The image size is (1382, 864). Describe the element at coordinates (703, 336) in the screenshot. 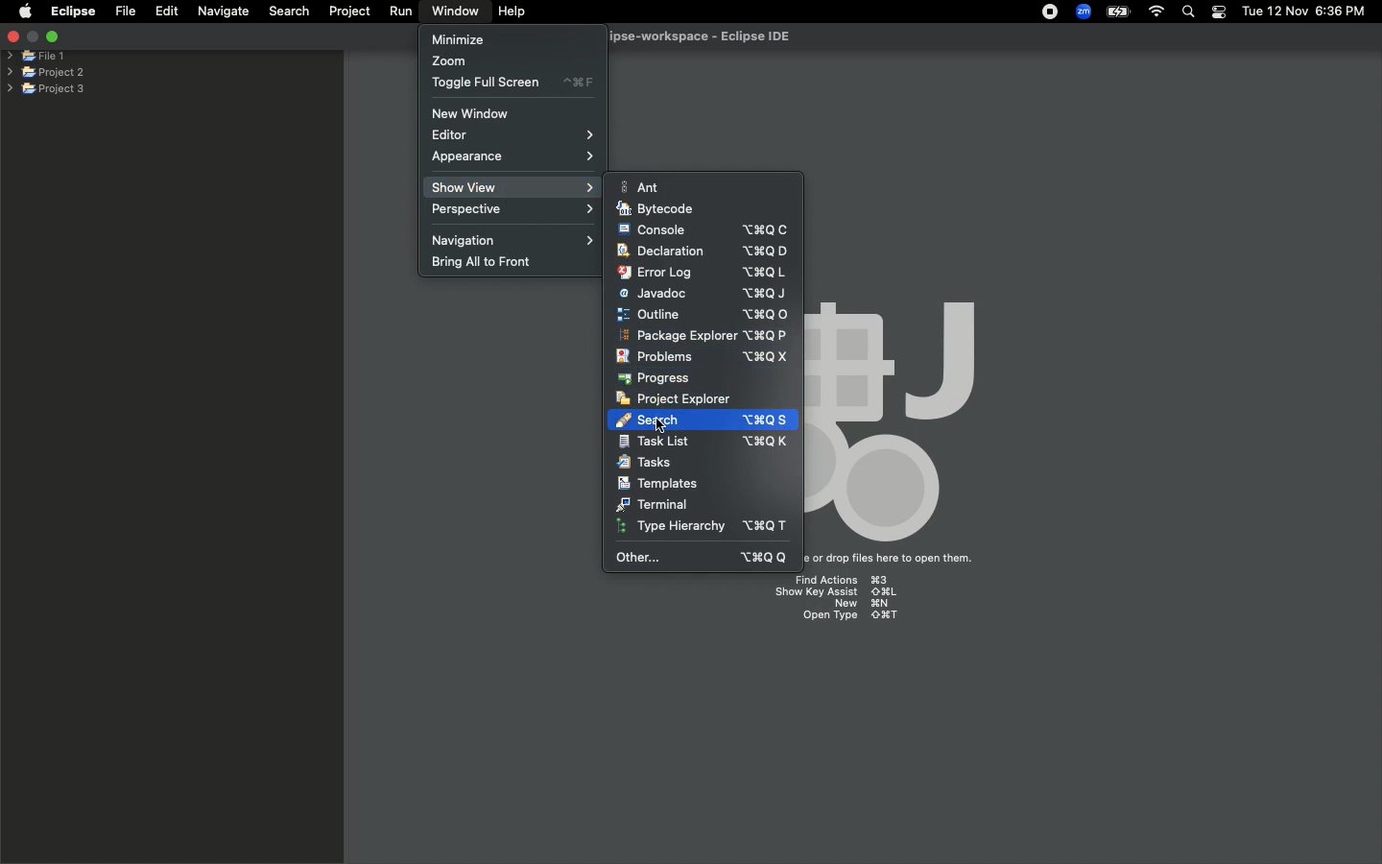

I see `Package explorer` at that location.